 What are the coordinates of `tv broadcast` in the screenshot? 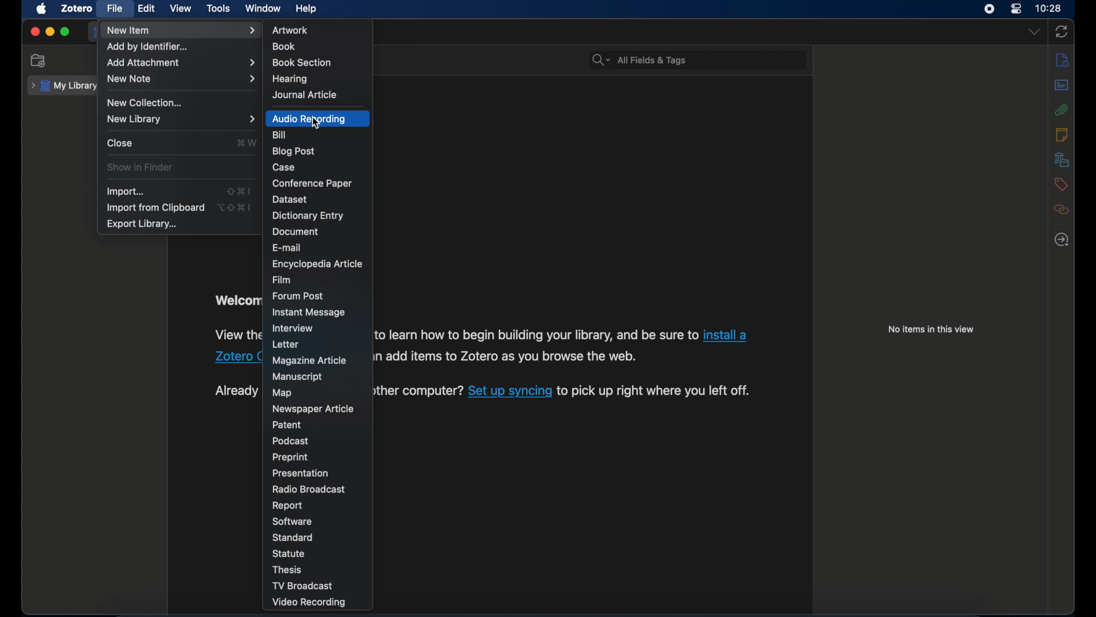 It's located at (305, 586).